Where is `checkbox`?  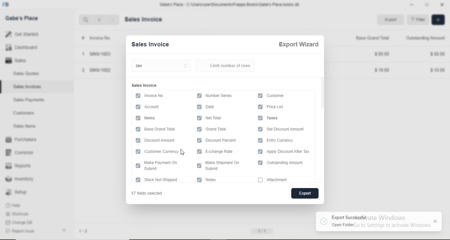
checkbox is located at coordinates (199, 118).